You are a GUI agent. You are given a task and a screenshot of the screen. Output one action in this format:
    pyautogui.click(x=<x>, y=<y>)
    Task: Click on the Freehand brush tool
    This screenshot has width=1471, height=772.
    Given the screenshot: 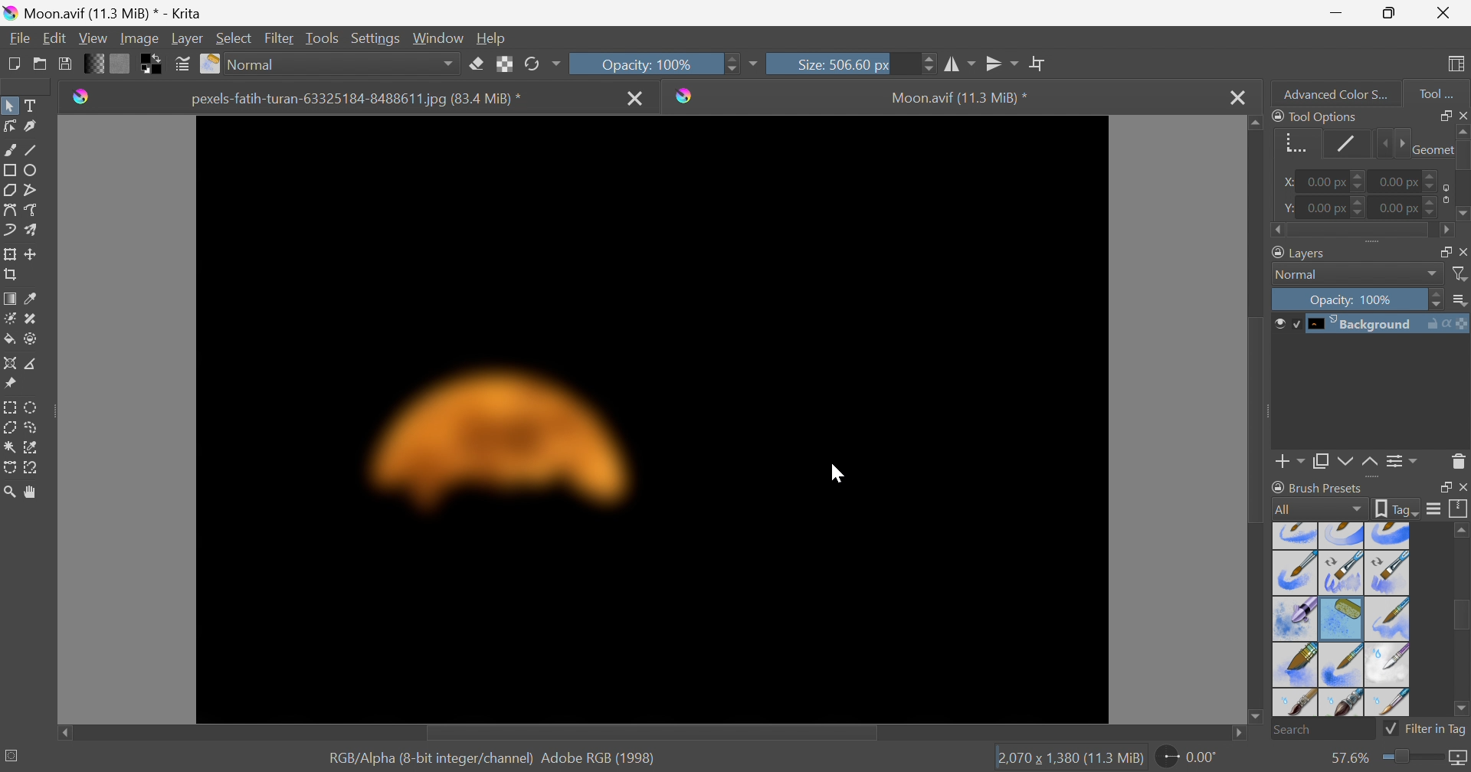 What is the action you would take?
    pyautogui.click(x=11, y=149)
    